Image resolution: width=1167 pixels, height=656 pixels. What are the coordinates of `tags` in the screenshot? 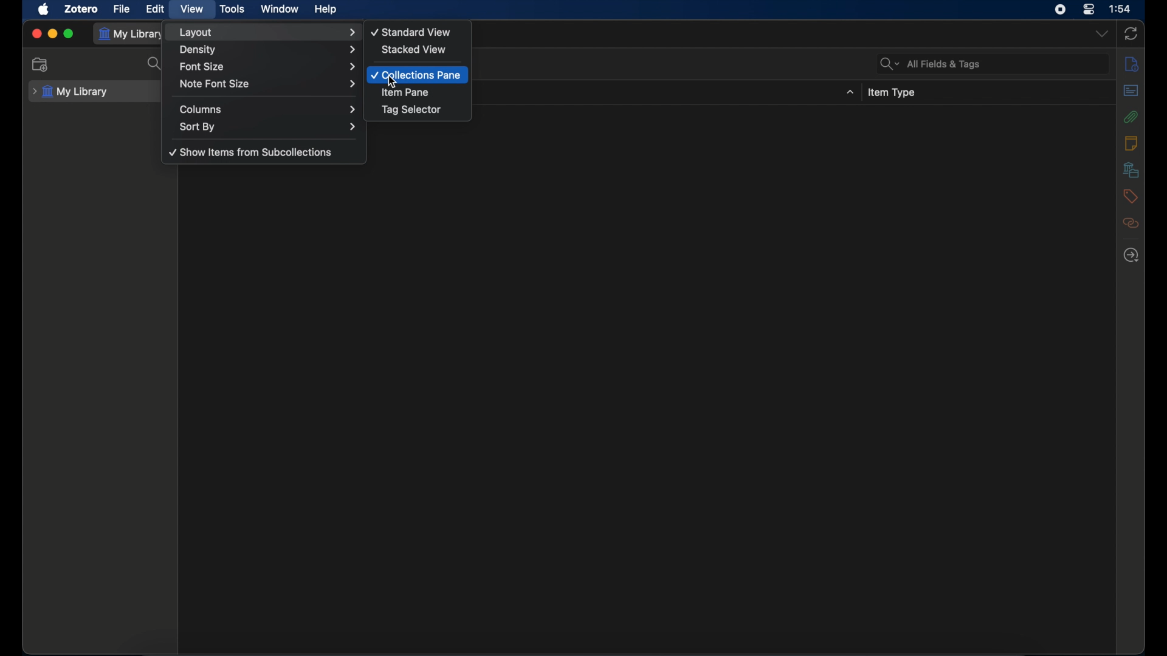 It's located at (1131, 197).